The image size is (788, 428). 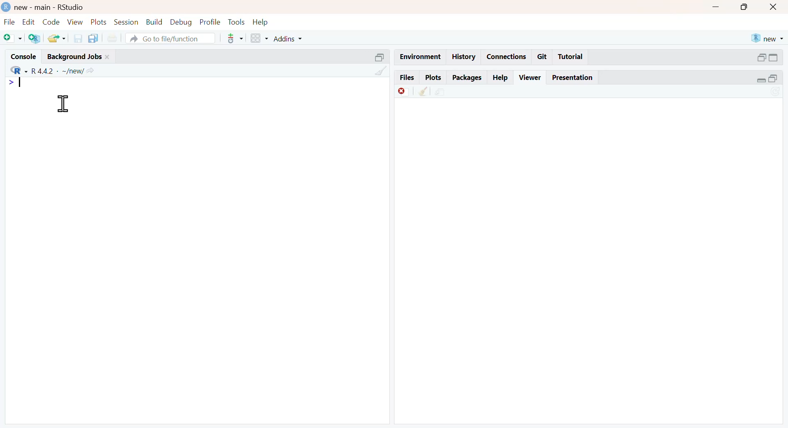 What do you see at coordinates (573, 77) in the screenshot?
I see `Presentation ` at bounding box center [573, 77].